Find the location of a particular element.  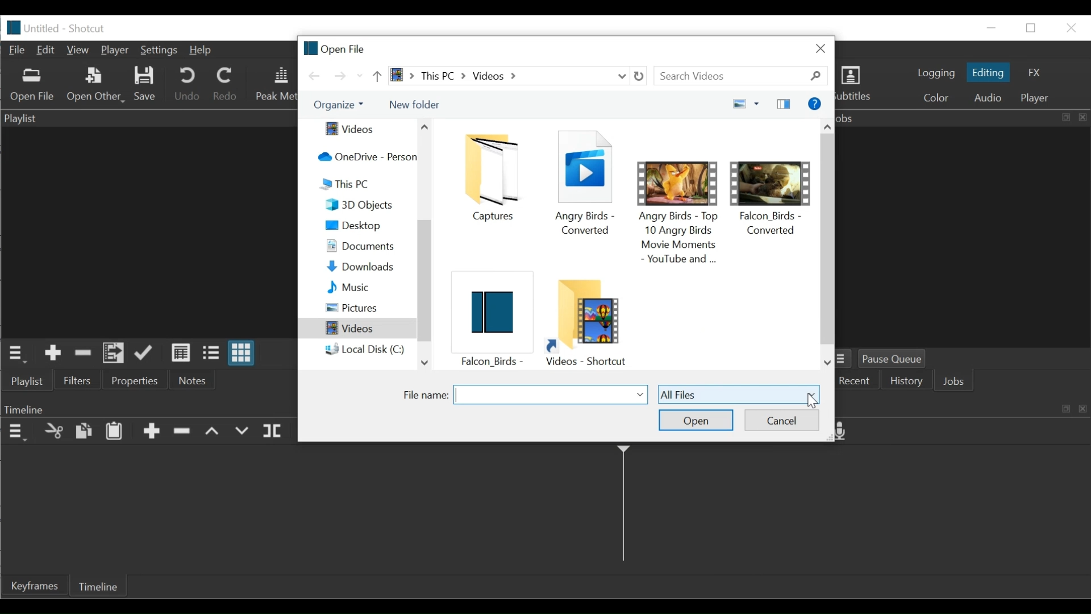

angry birds -top 10 angrybirds movie movements - youtube and _ is located at coordinates (680, 207).